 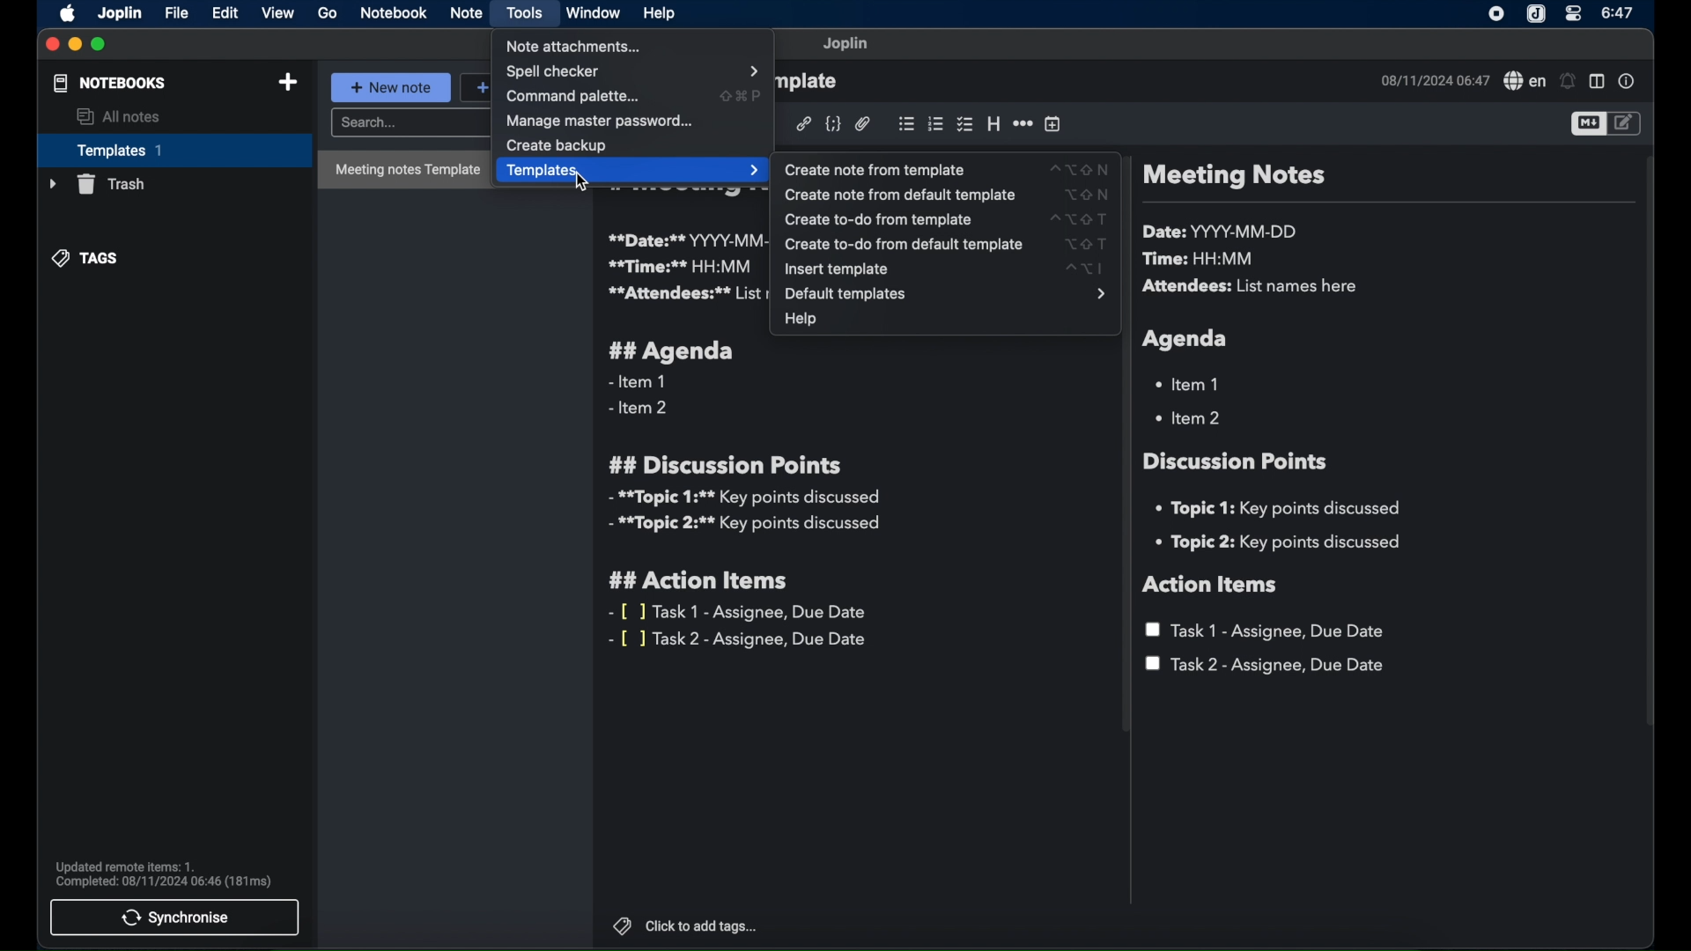 What do you see at coordinates (1567, 81) in the screenshot?
I see `set alarm` at bounding box center [1567, 81].